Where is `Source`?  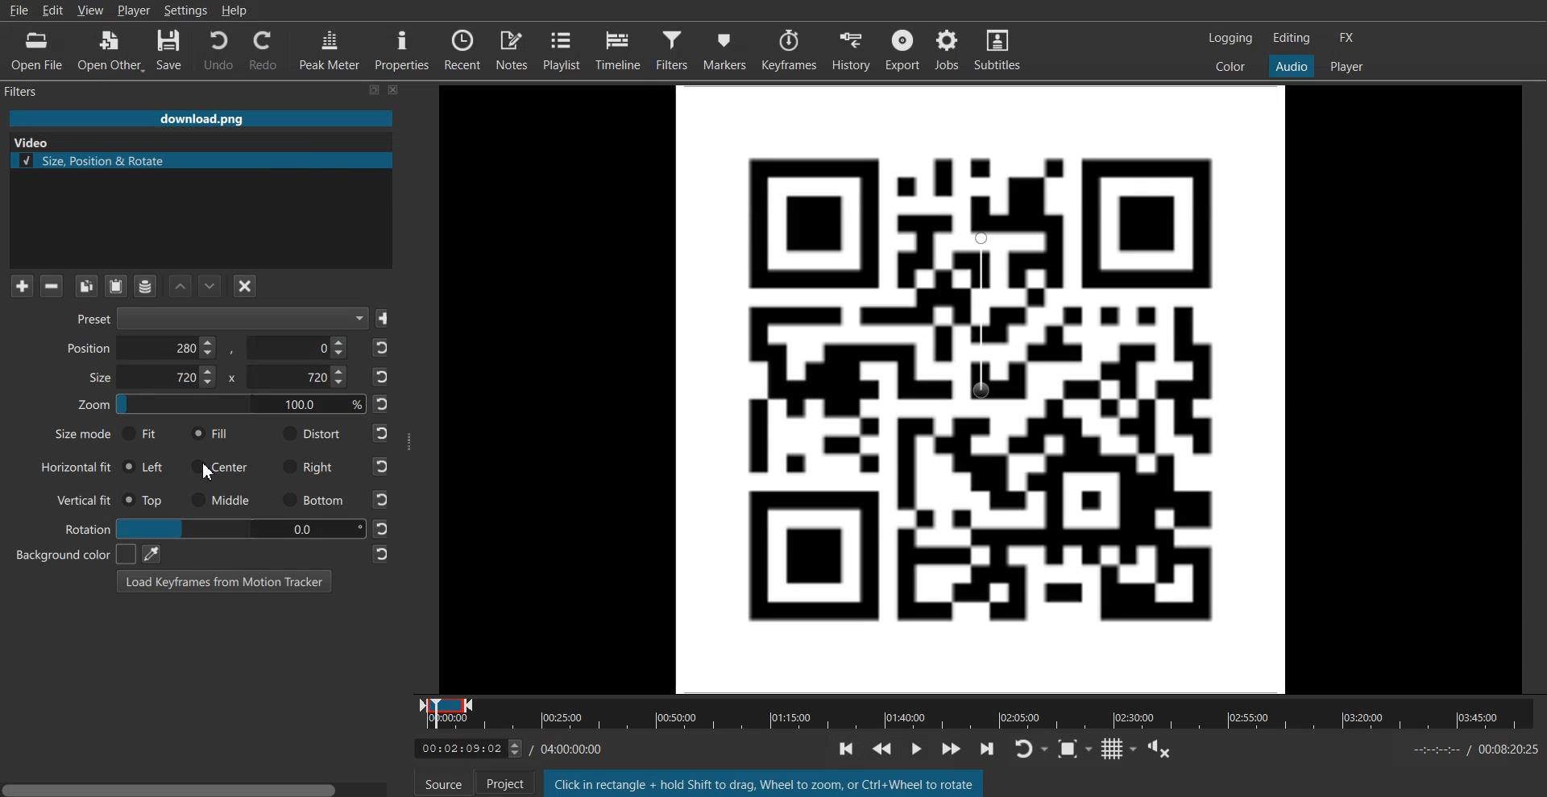
Source is located at coordinates (444, 785).